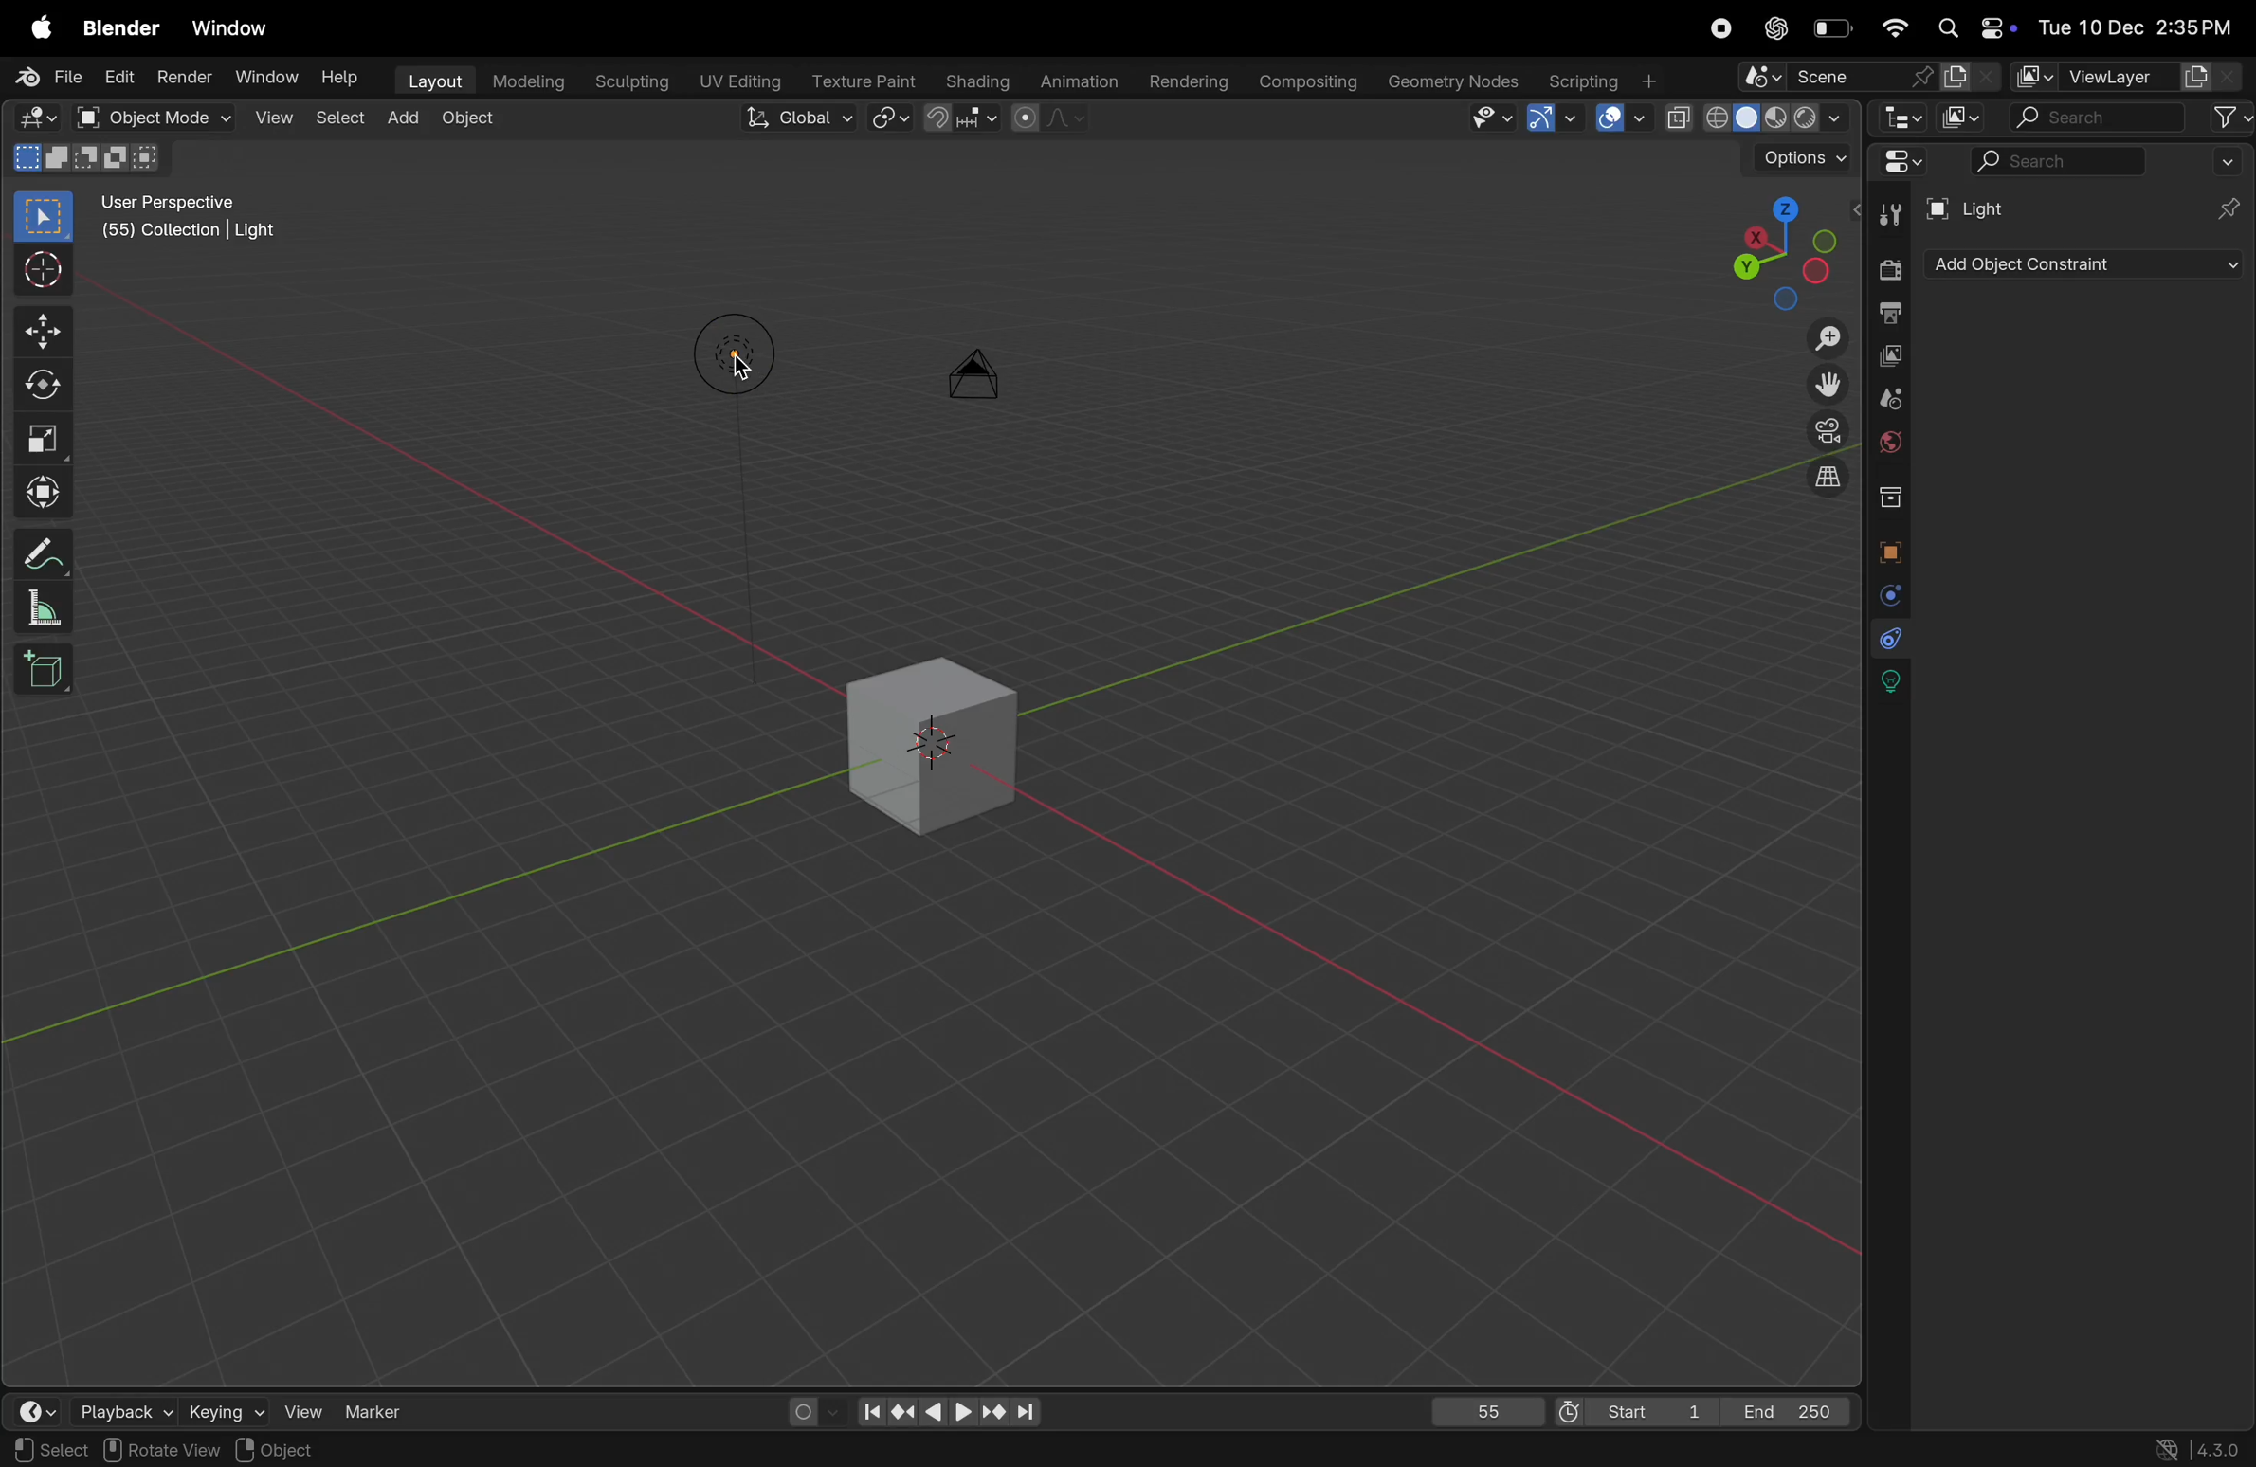 This screenshot has height=1467, width=2256. I want to click on tools, so click(1889, 212).